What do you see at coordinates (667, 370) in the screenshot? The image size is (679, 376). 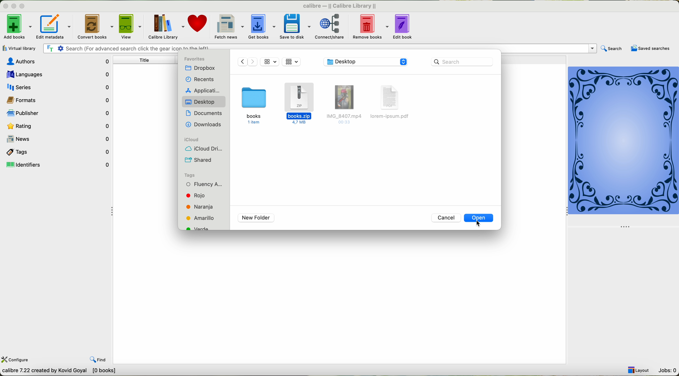 I see `jobs: 0` at bounding box center [667, 370].